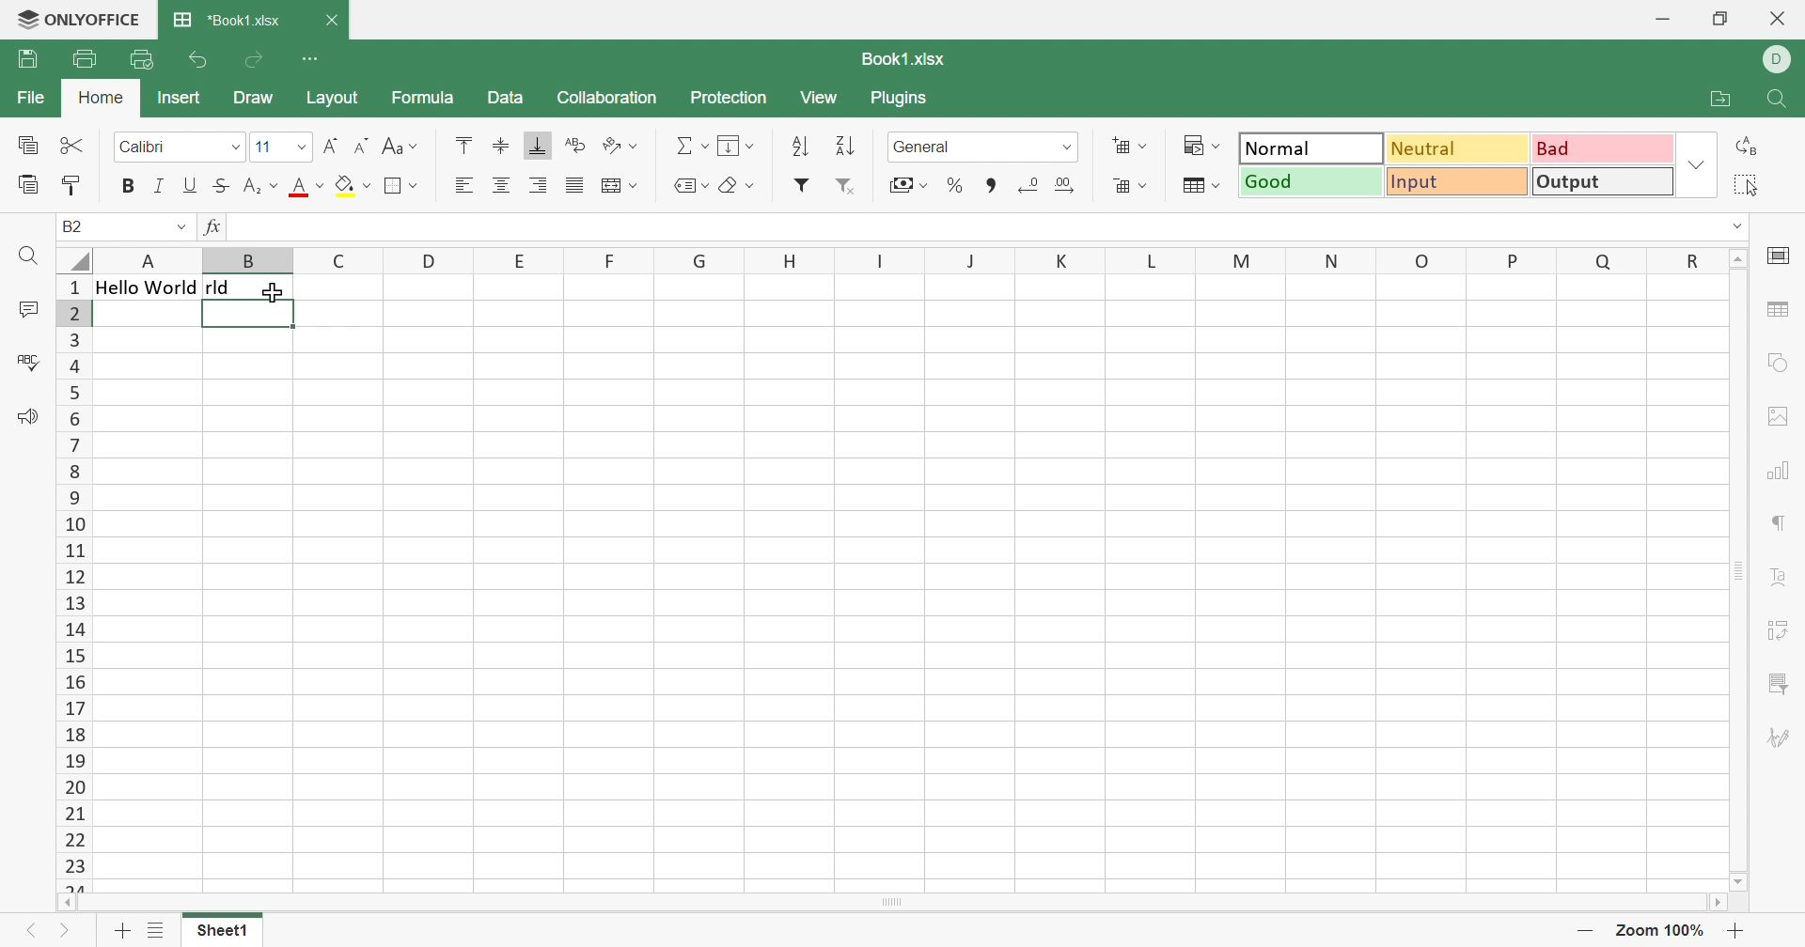 This screenshot has height=947, width=1805. What do you see at coordinates (1781, 58) in the screenshot?
I see `ELL` at bounding box center [1781, 58].